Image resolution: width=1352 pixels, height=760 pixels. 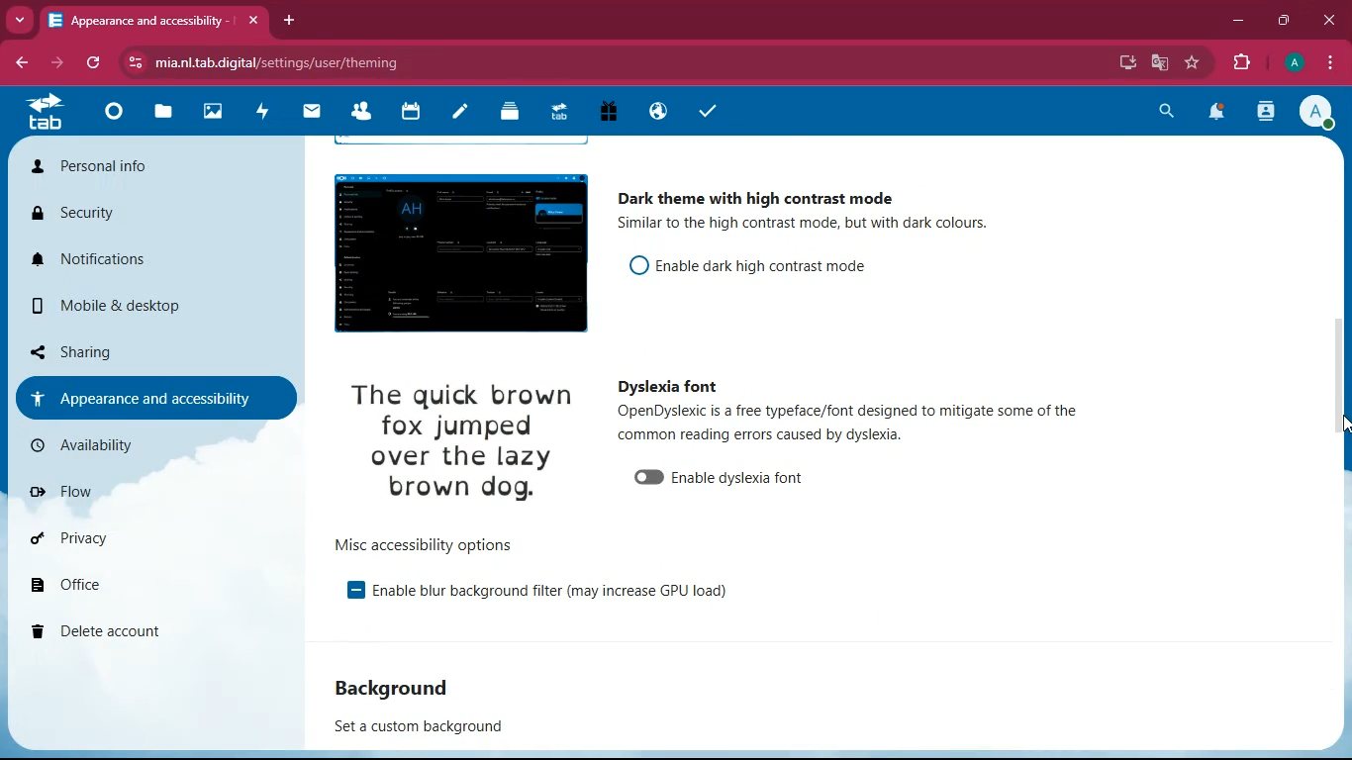 I want to click on dark theme, so click(x=775, y=195).